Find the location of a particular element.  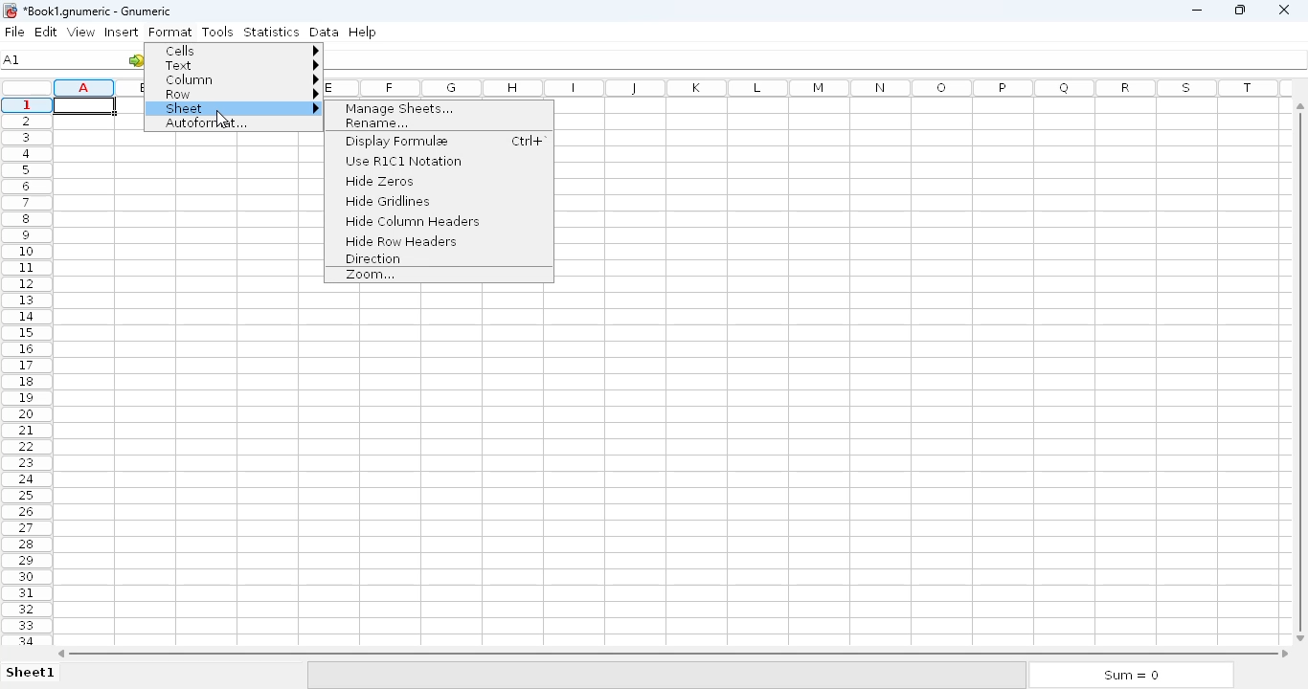

Sum = 0 is located at coordinates (1126, 676).